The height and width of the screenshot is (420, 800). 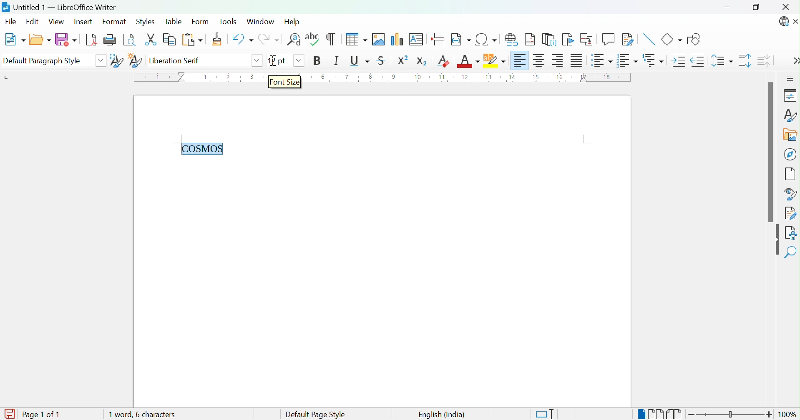 I want to click on Toggle ordered list, so click(x=628, y=60).